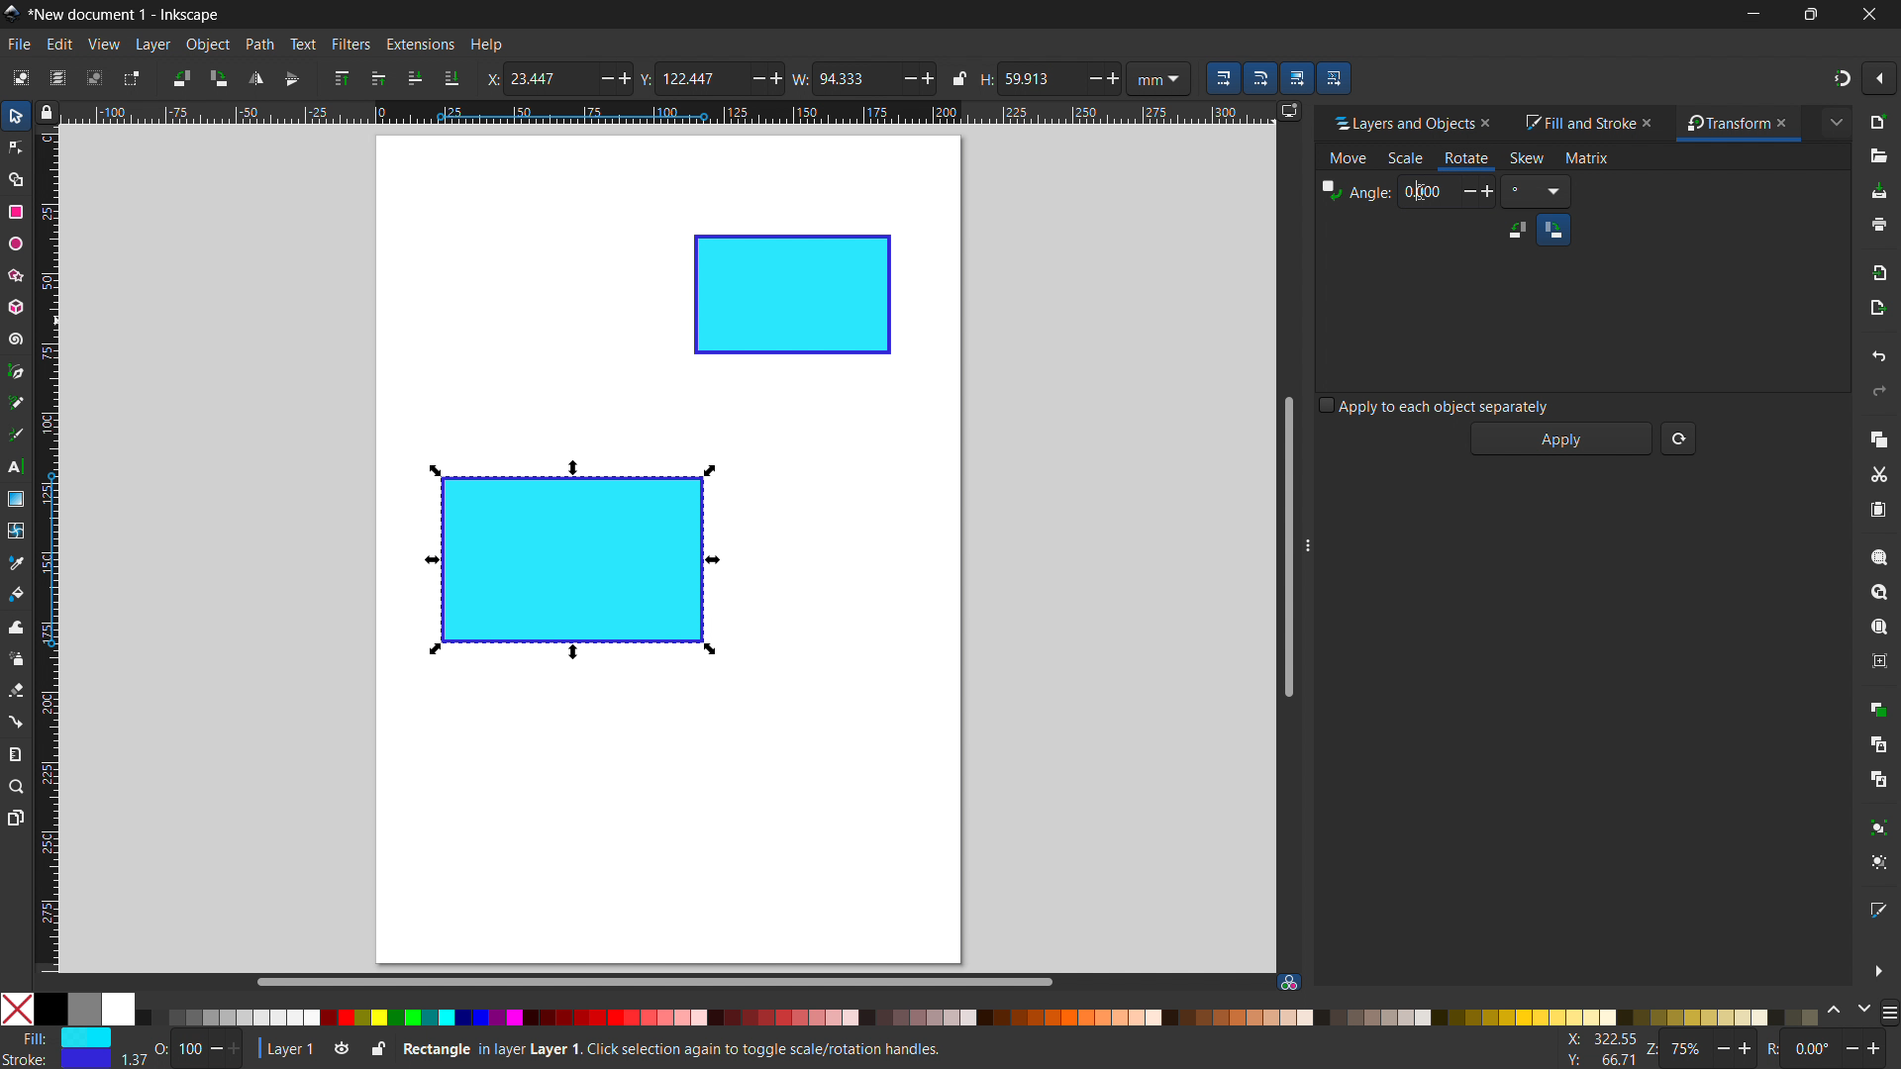 The width and height of the screenshot is (1901, 1069). What do you see at coordinates (568, 560) in the screenshot?
I see `object 1` at bounding box center [568, 560].